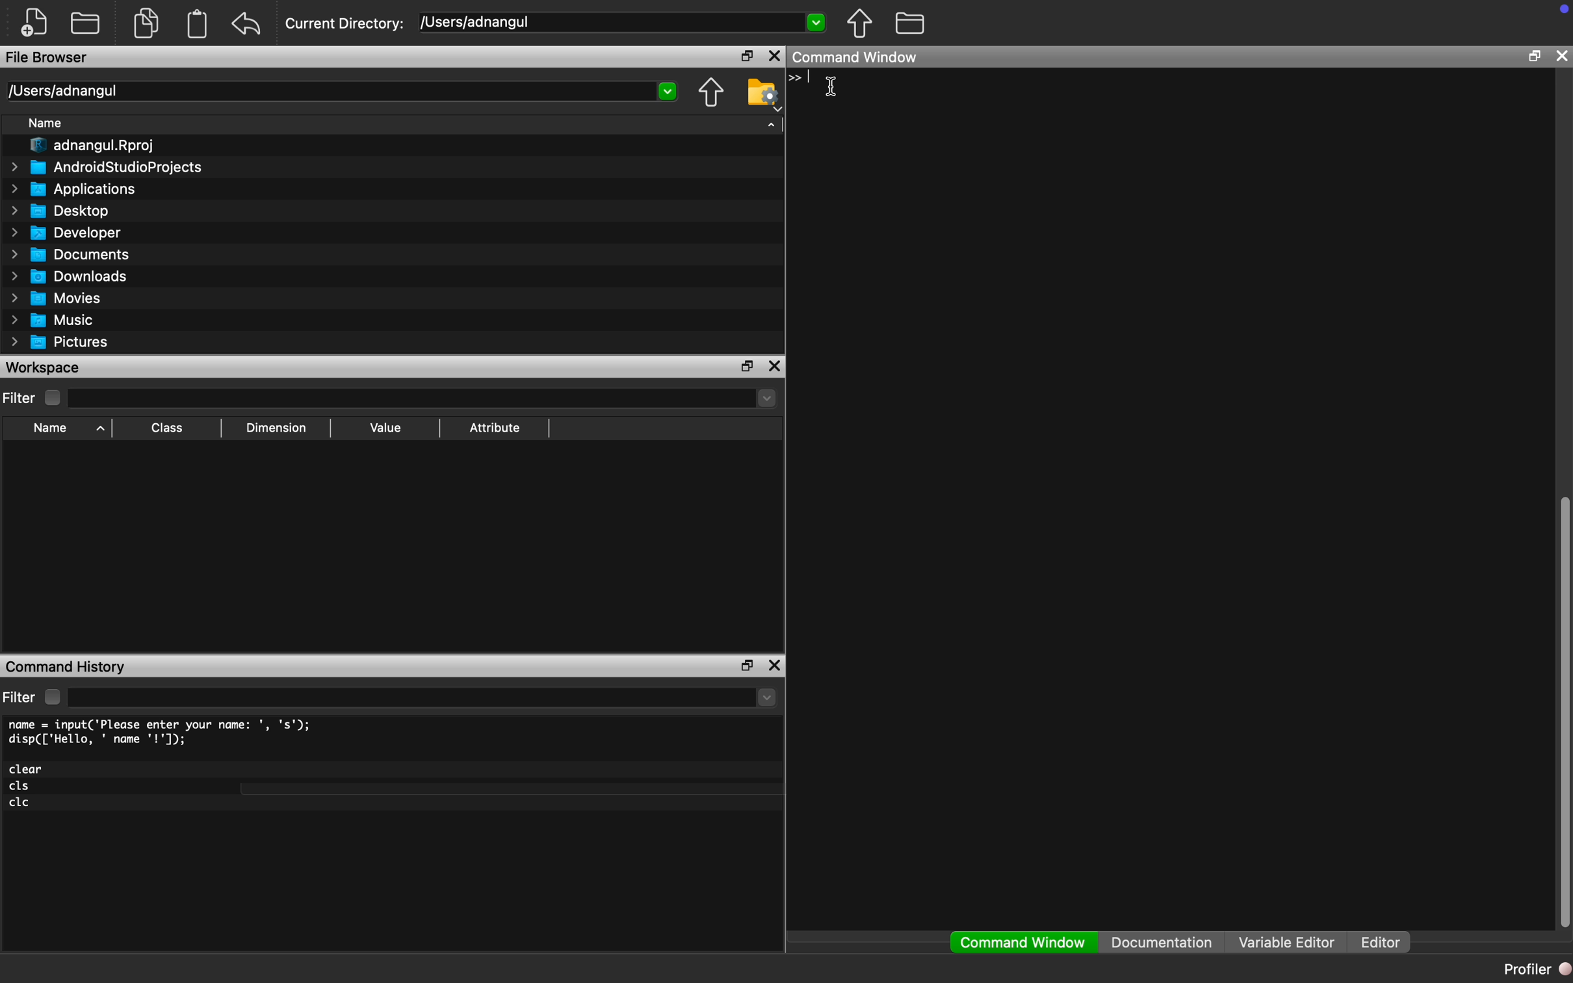 This screenshot has width=1573, height=983. What do you see at coordinates (1564, 8) in the screenshot?
I see `icon` at bounding box center [1564, 8].